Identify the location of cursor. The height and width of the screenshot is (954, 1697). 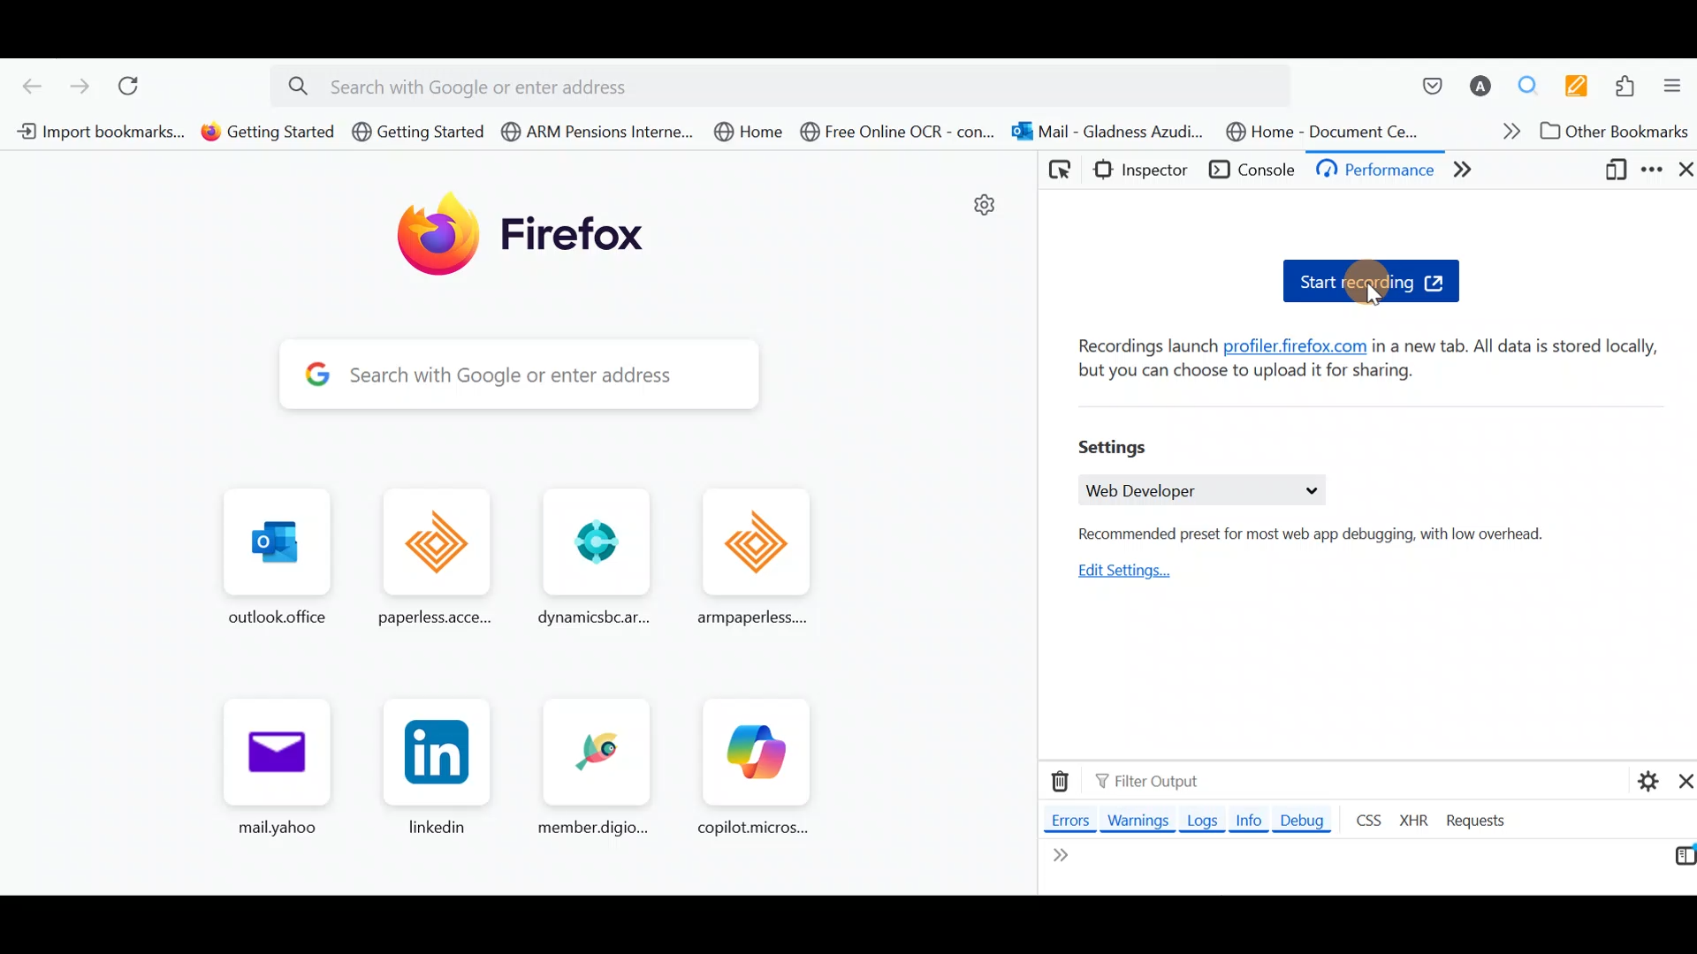
(1372, 299).